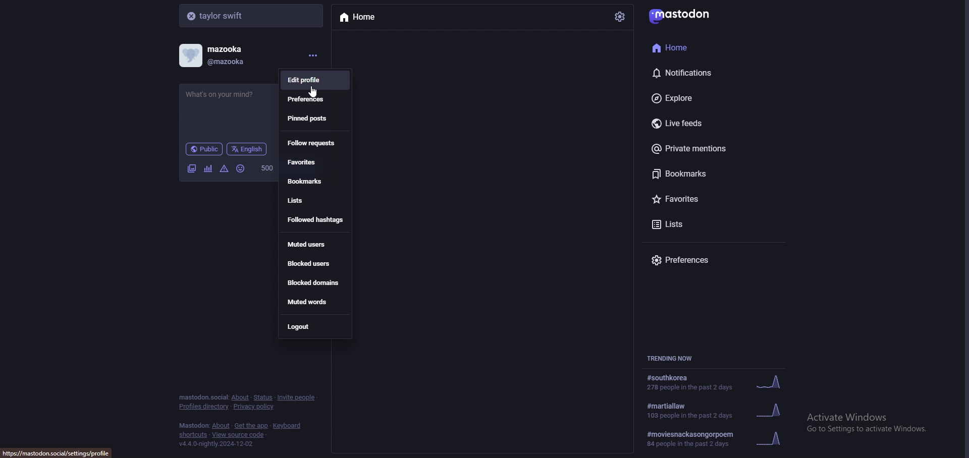 The height and width of the screenshot is (458, 969). Describe the element at coordinates (716, 411) in the screenshot. I see `trending` at that location.